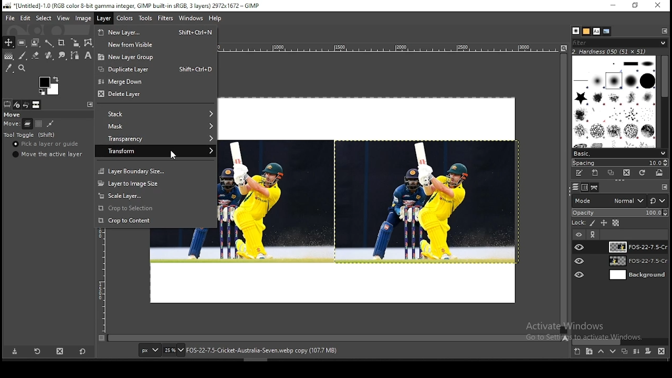  I want to click on layer visibility on/off, so click(580, 247).